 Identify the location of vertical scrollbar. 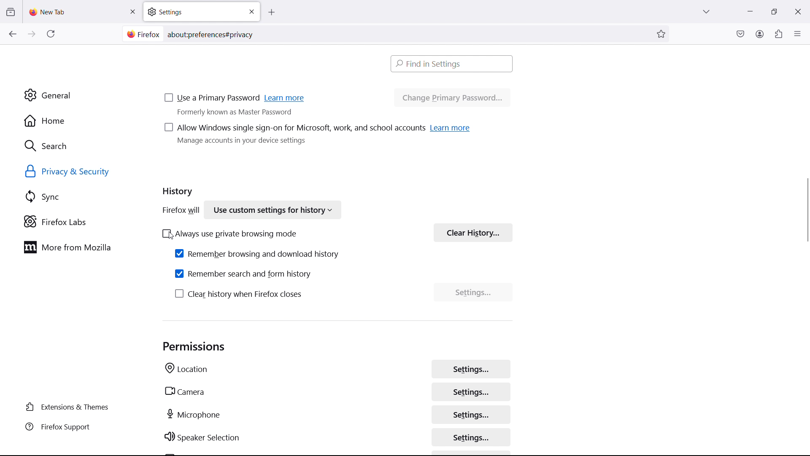
(805, 210).